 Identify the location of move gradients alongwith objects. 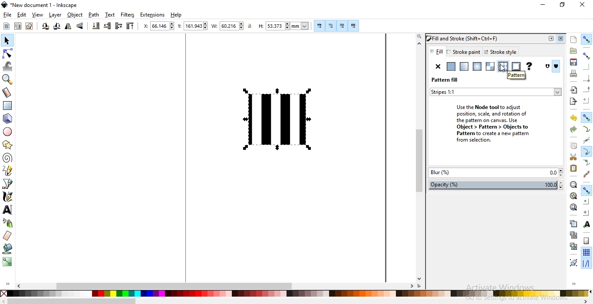
(342, 26).